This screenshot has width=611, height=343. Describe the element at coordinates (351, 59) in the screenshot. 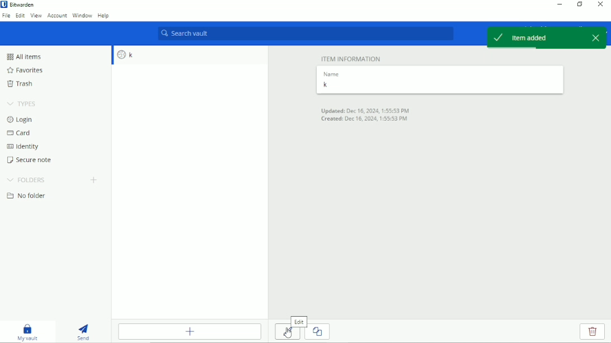

I see `Item information` at that location.